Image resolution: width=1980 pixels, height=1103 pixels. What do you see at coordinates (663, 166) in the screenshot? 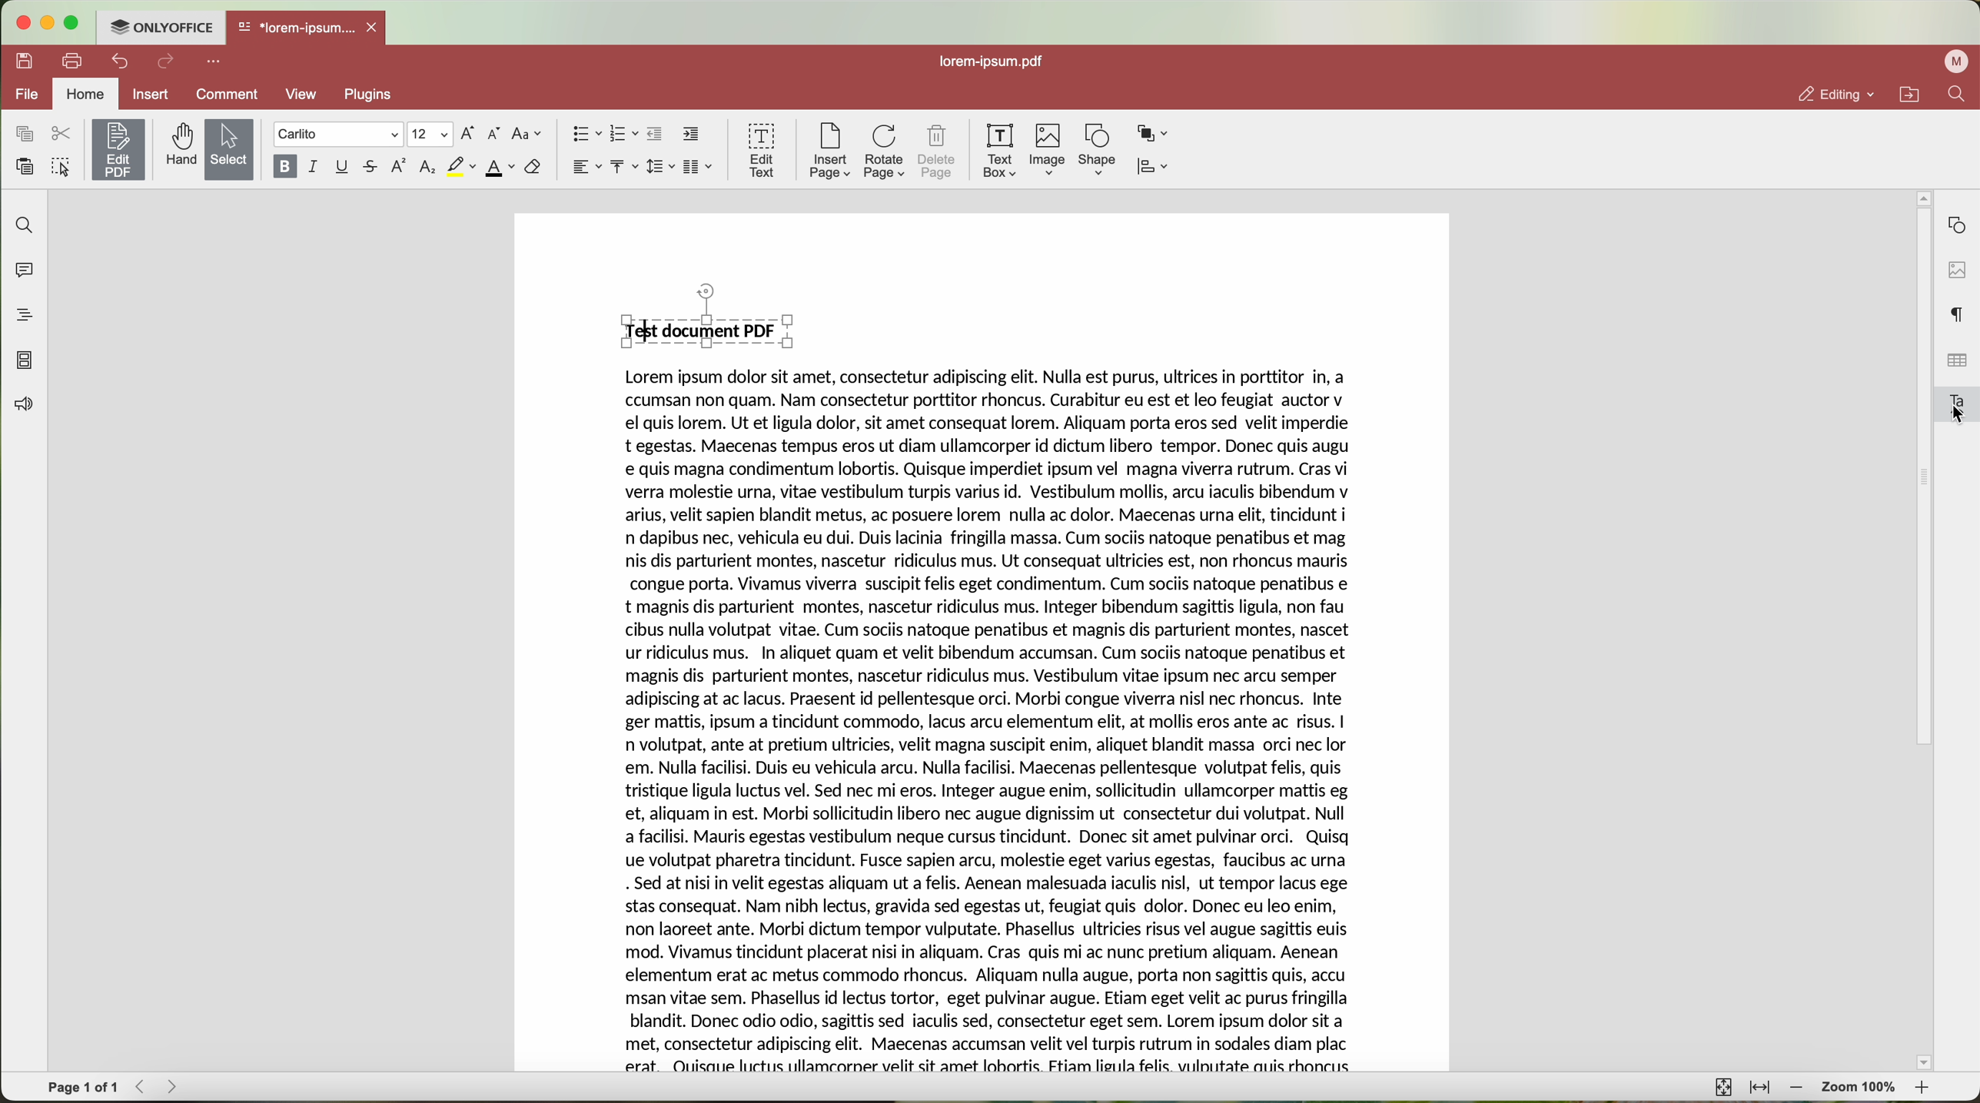
I see `line spacing` at bounding box center [663, 166].